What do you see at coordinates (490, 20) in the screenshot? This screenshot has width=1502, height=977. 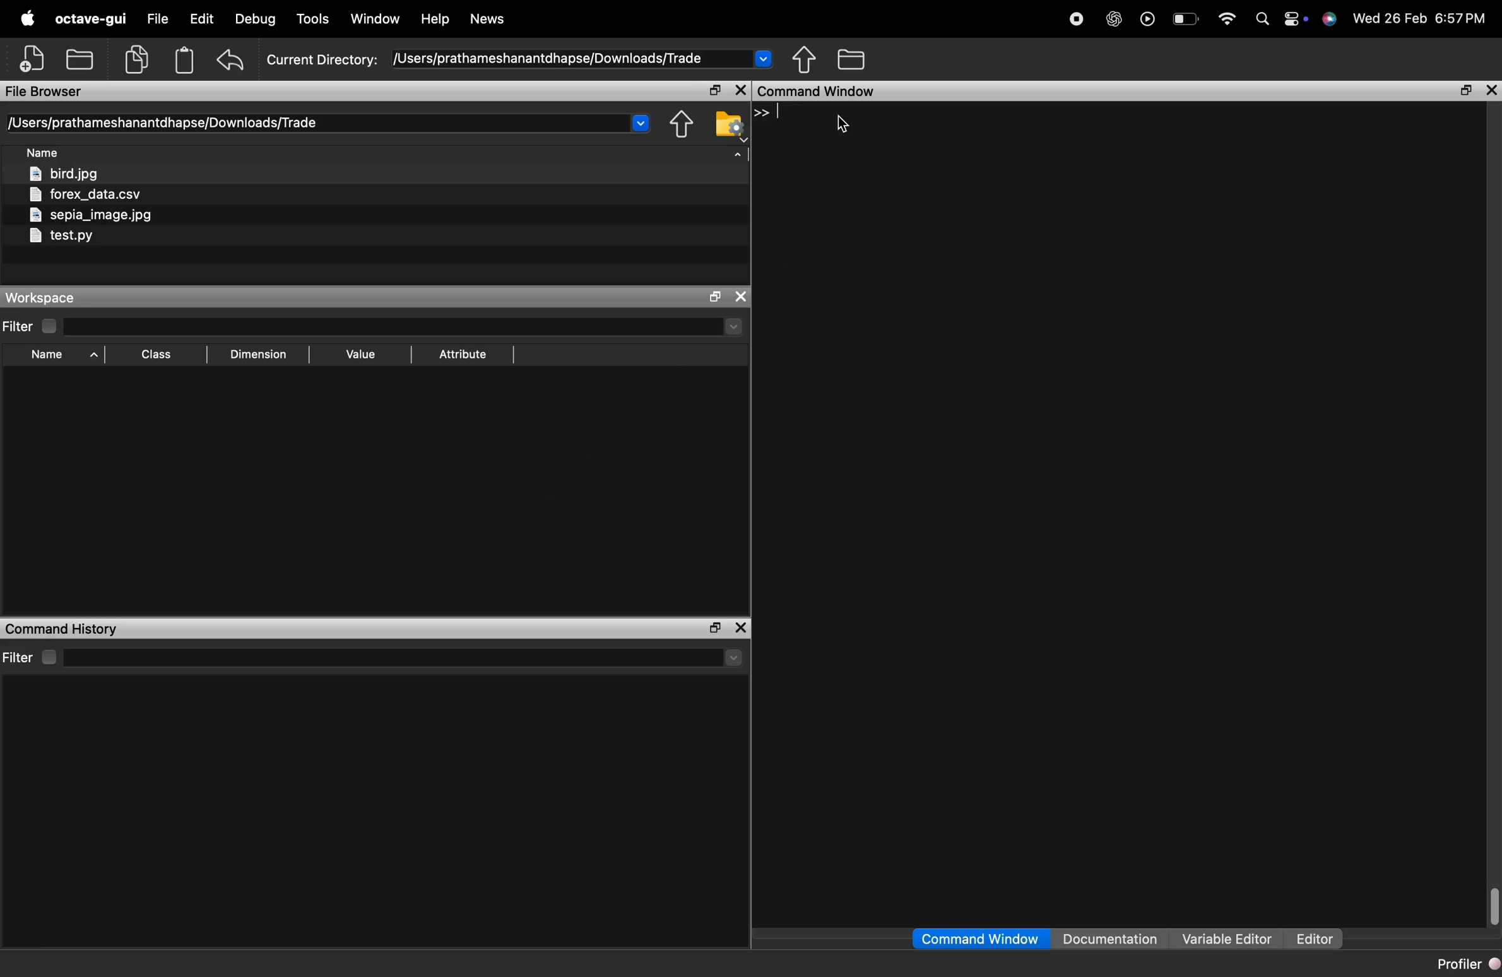 I see `news` at bounding box center [490, 20].